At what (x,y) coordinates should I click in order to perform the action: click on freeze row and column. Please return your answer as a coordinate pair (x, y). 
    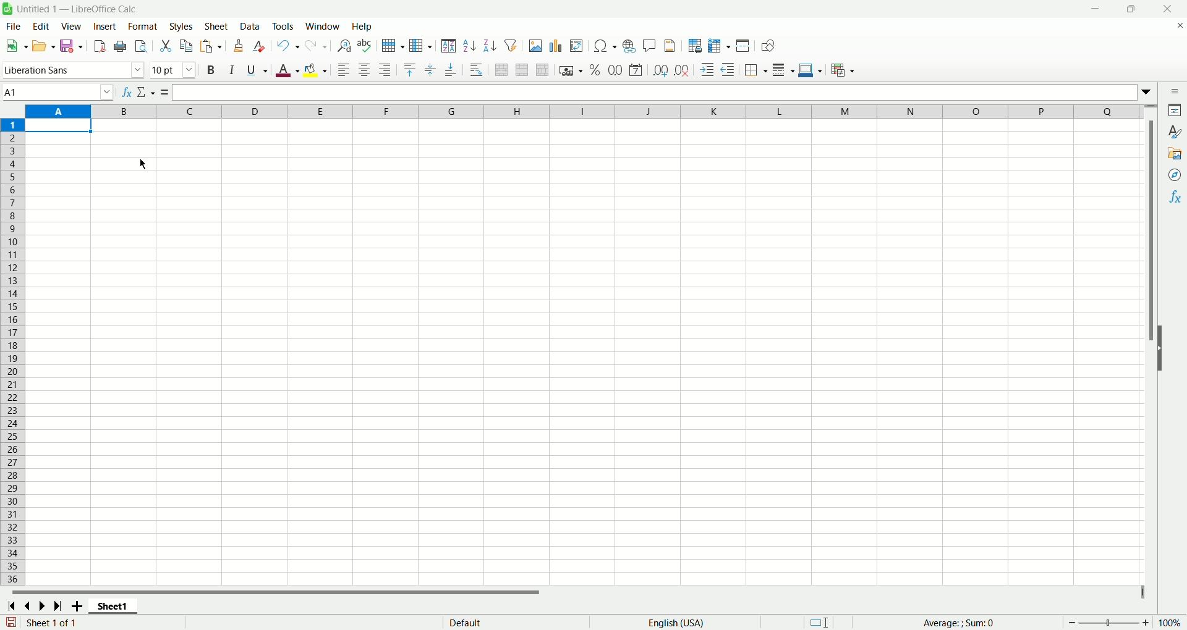
    Looking at the image, I should click on (719, 46).